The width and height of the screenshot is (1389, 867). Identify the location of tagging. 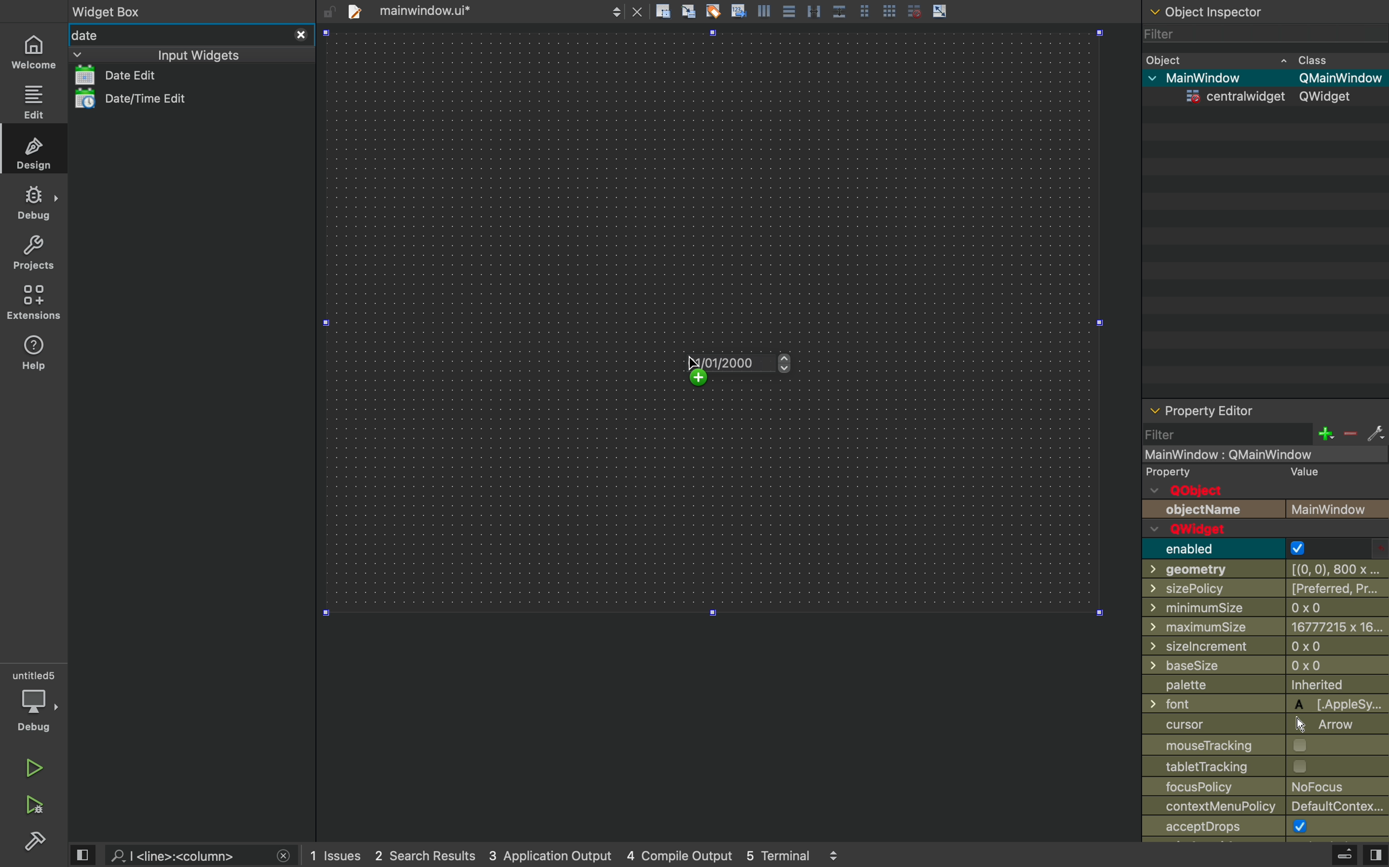
(712, 10).